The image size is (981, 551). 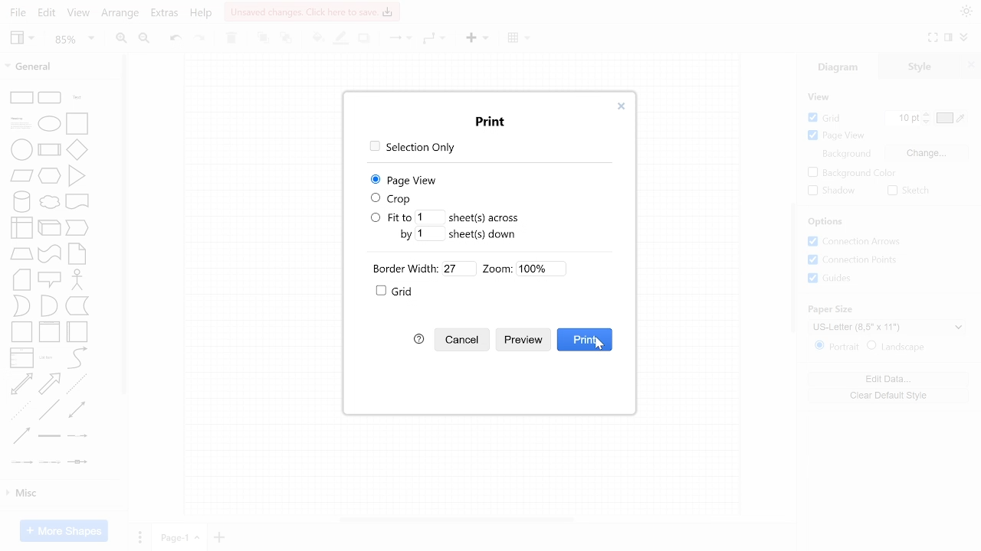 I want to click on To front, so click(x=262, y=37).